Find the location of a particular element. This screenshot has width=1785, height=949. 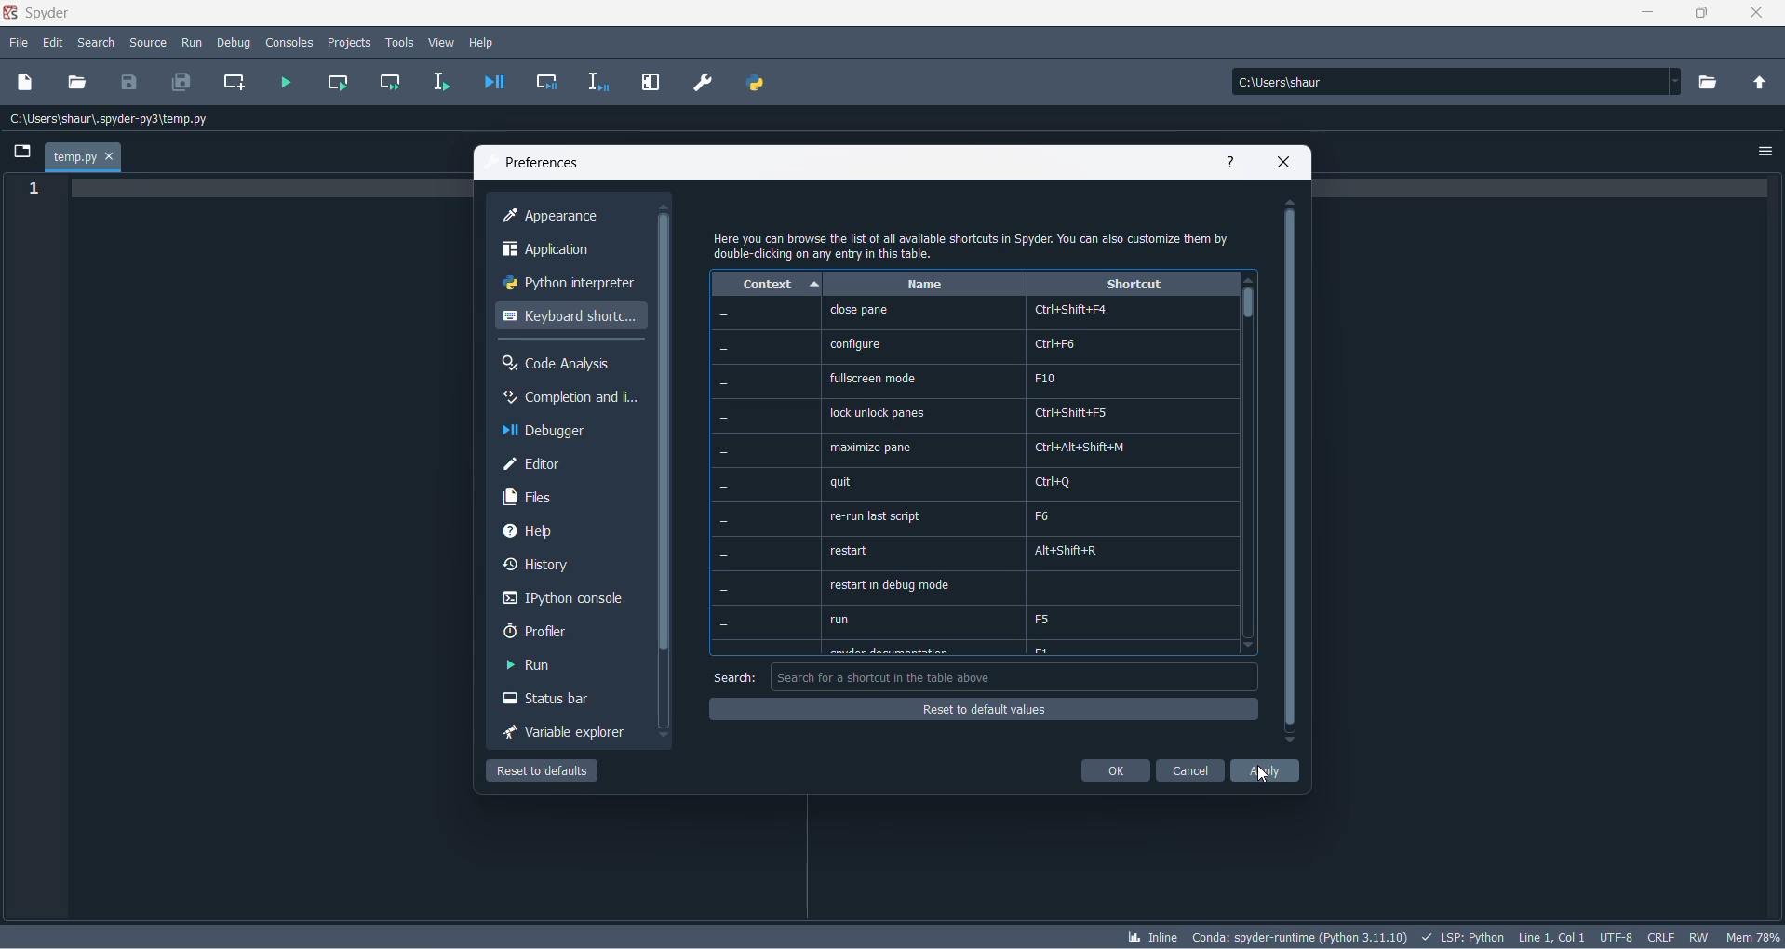

script is located at coordinates (1463, 935).